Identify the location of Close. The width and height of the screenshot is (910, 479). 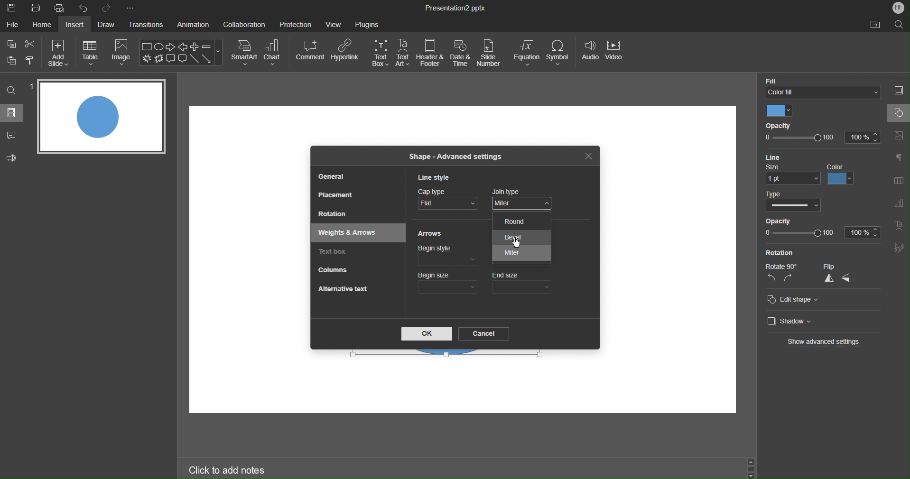
(588, 158).